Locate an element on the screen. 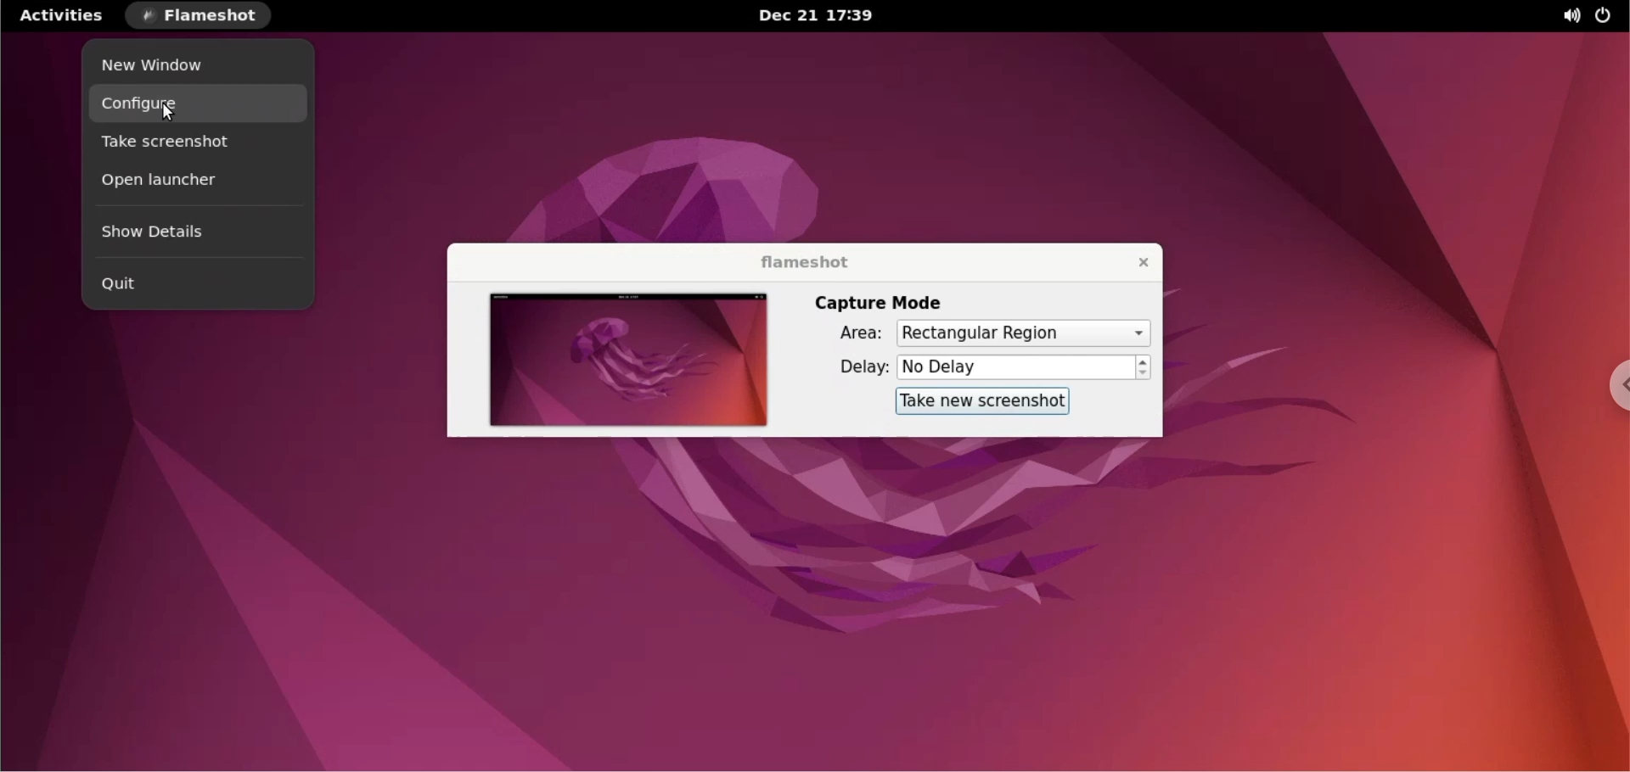 This screenshot has width=1630, height=772. quit  is located at coordinates (195, 283).